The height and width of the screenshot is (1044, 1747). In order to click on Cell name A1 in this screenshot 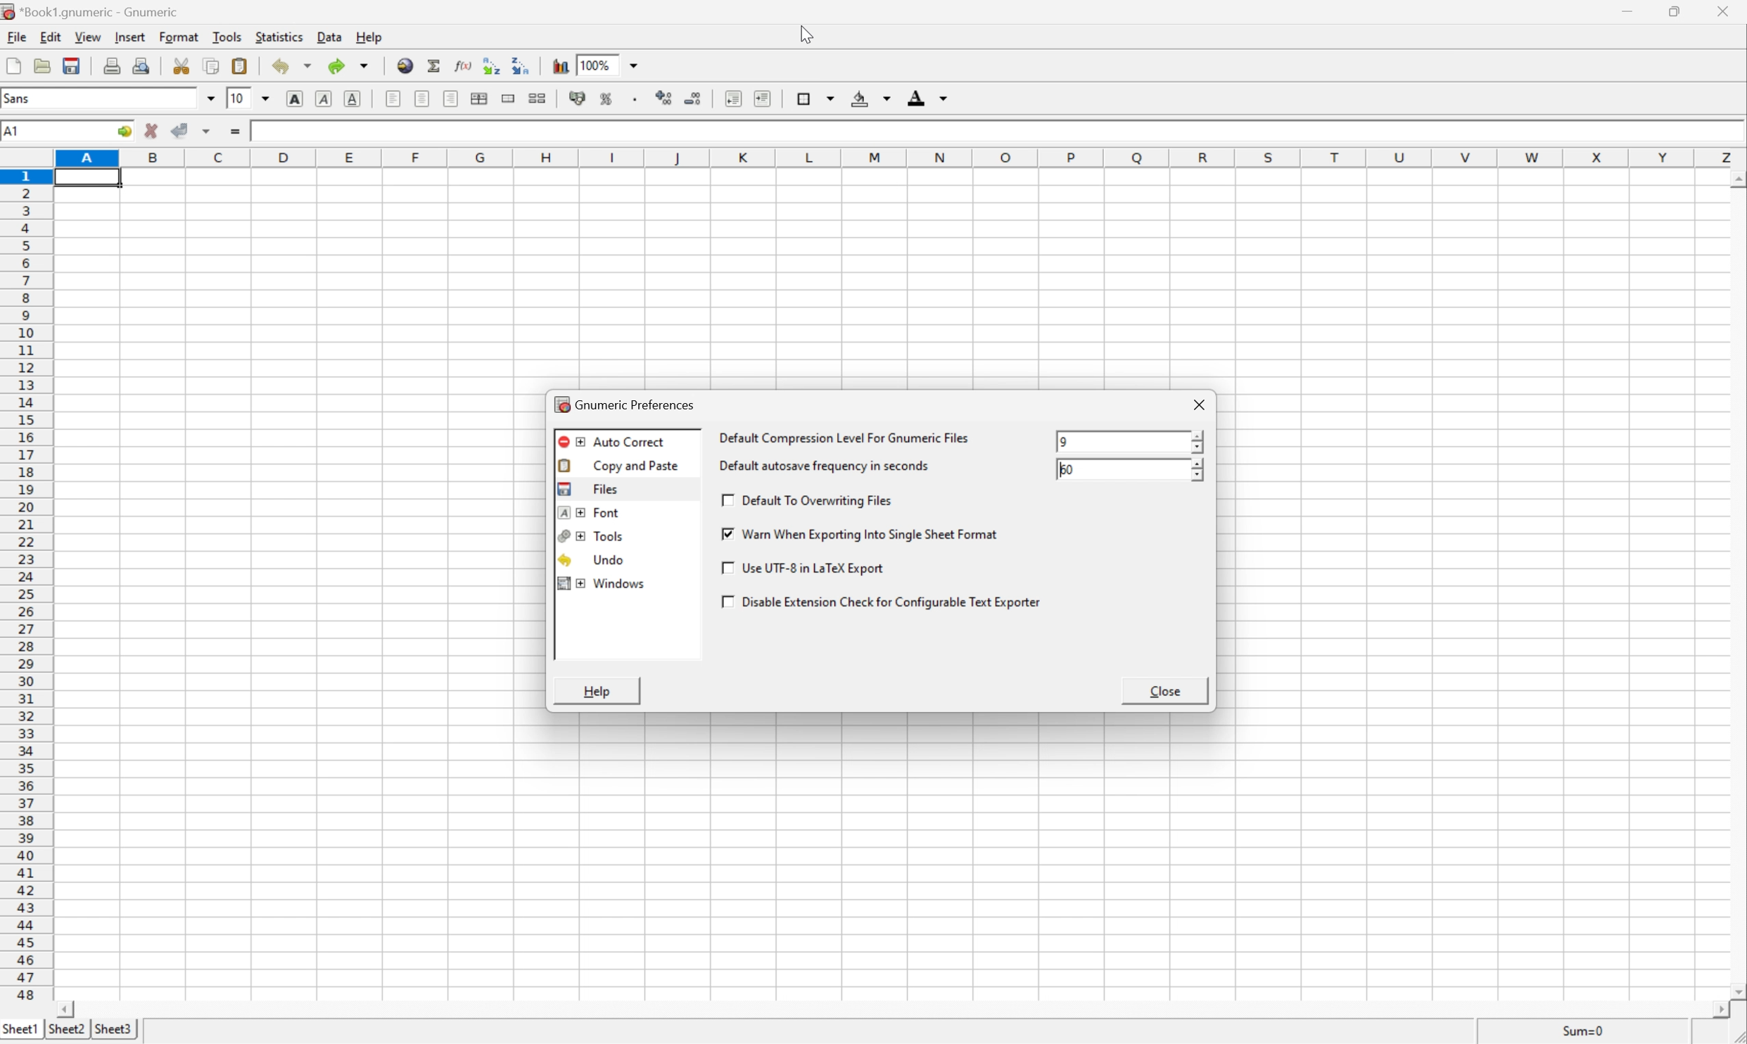, I will do `click(48, 132)`.